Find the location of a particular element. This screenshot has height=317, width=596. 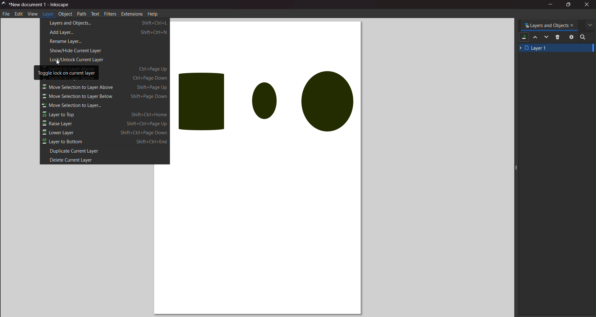

shortcuts is located at coordinates (149, 72).